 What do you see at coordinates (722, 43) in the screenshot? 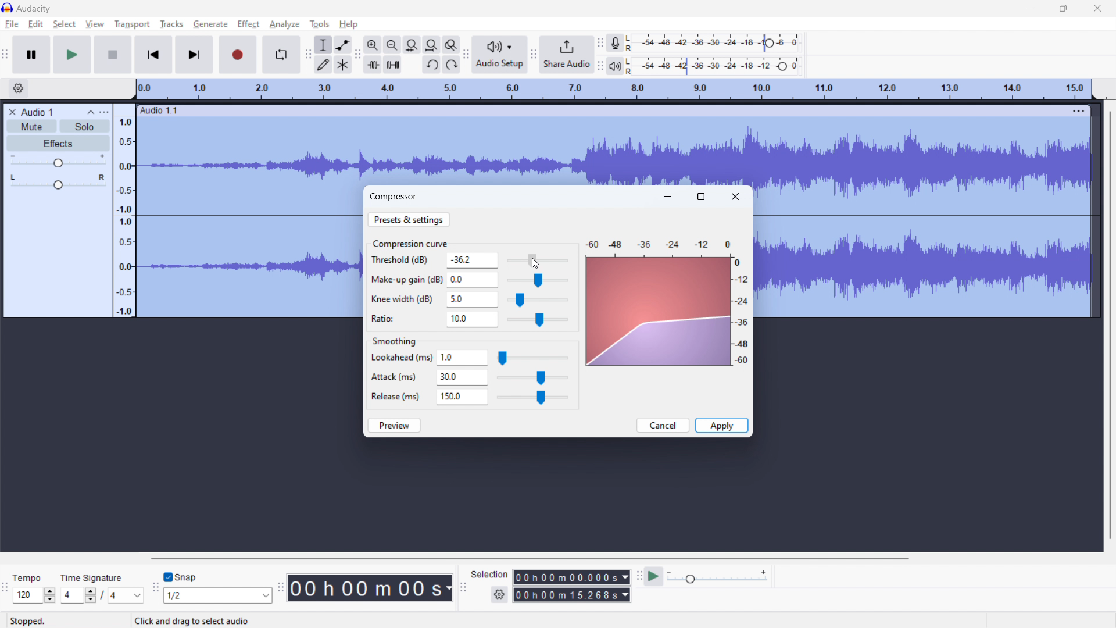
I see `record level` at bounding box center [722, 43].